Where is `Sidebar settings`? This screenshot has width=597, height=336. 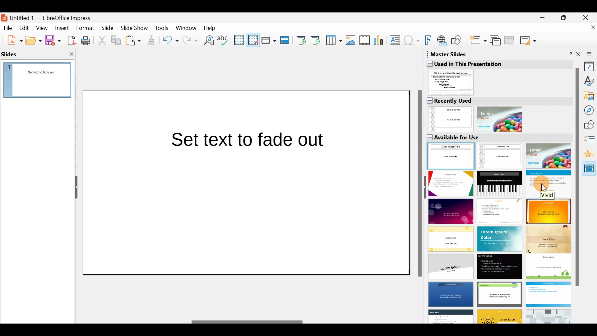
Sidebar settings is located at coordinates (588, 54).